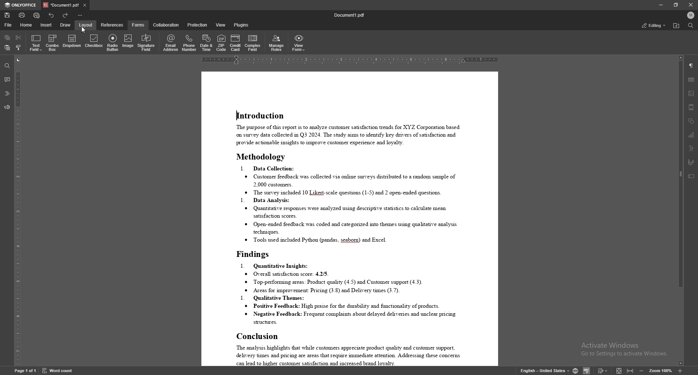 The image size is (698, 375). Describe the element at coordinates (691, 107) in the screenshot. I see `header/footer` at that location.